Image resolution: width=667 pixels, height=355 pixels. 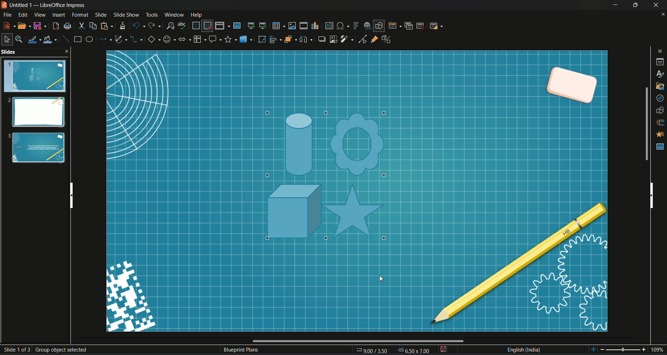 What do you see at coordinates (82, 26) in the screenshot?
I see `cut` at bounding box center [82, 26].